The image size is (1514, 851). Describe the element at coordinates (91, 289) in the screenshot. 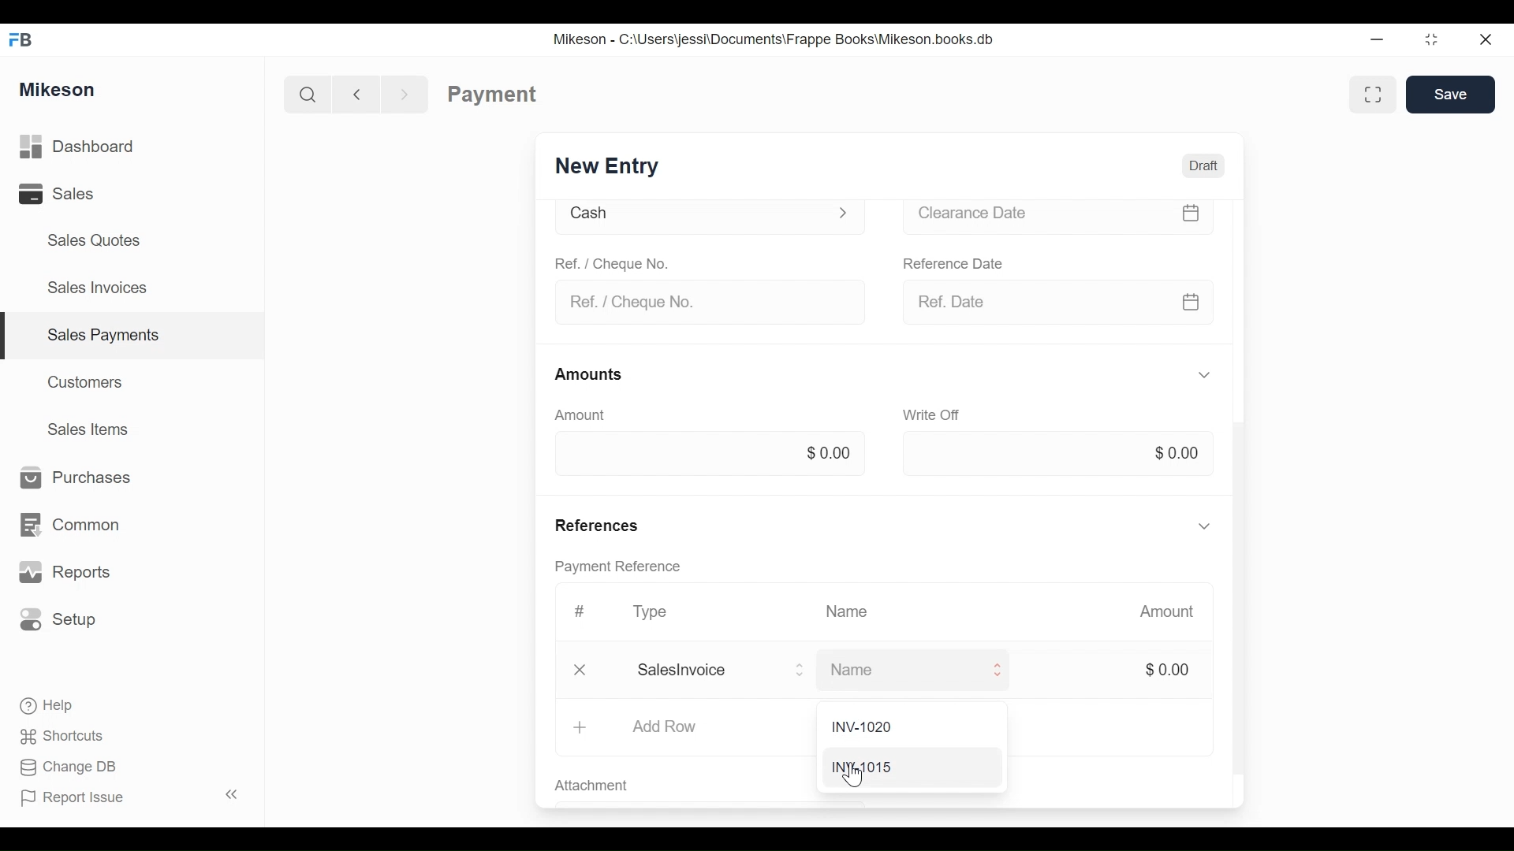

I see `Sales Invoices` at that location.